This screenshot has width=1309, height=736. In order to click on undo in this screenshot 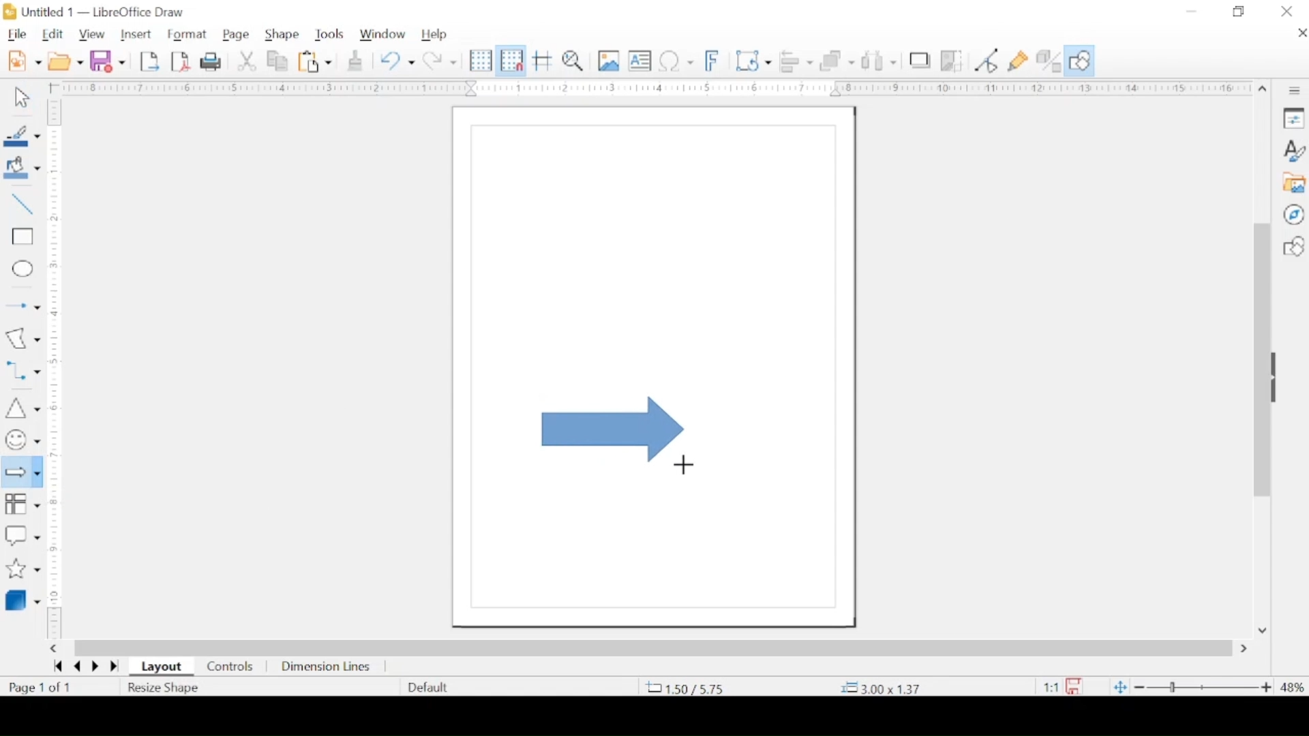, I will do `click(397, 60)`.